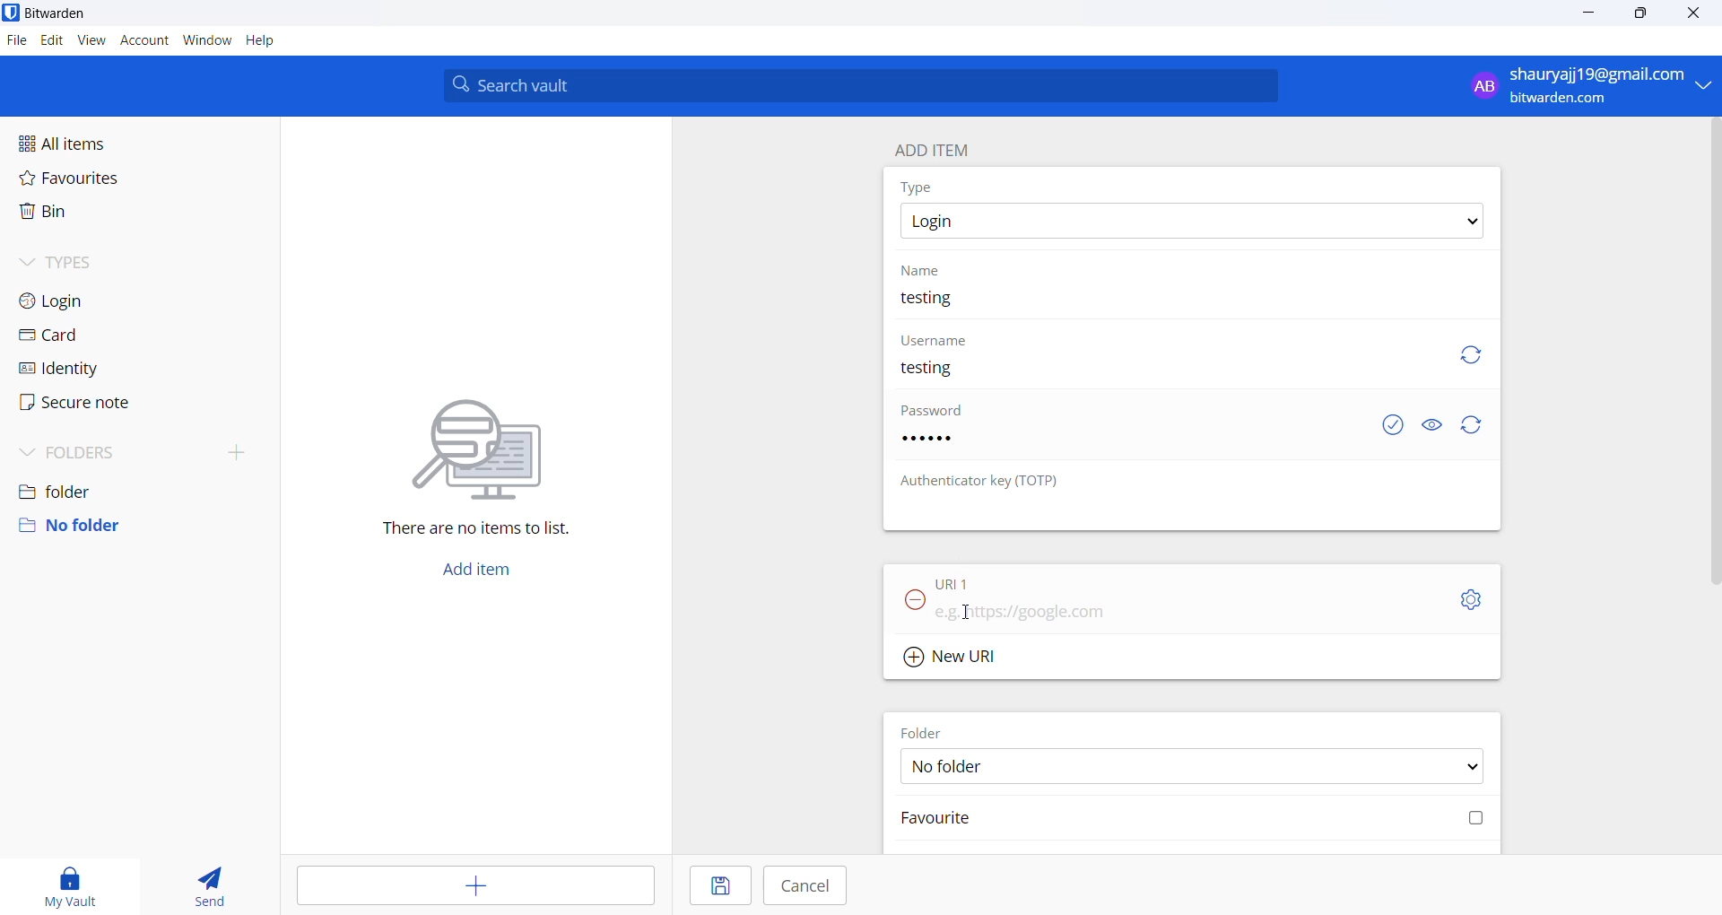 This screenshot has height=915, width=1722. I want to click on minimize, so click(1590, 13).